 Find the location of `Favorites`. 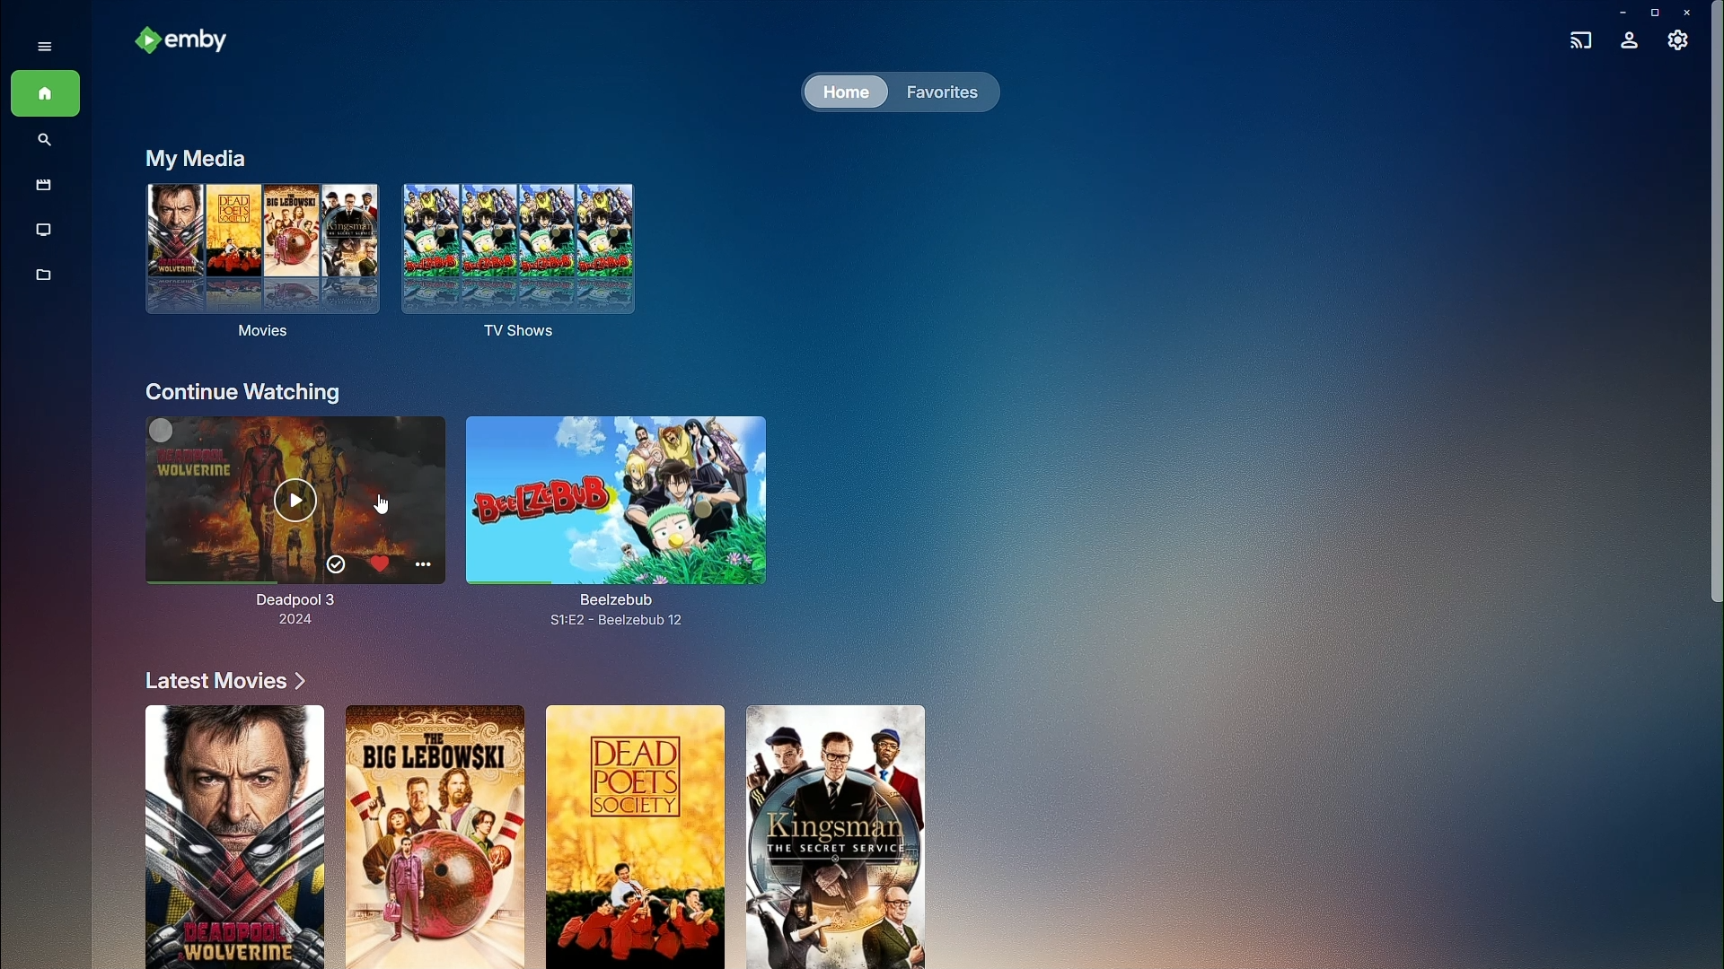

Favorites is located at coordinates (946, 93).